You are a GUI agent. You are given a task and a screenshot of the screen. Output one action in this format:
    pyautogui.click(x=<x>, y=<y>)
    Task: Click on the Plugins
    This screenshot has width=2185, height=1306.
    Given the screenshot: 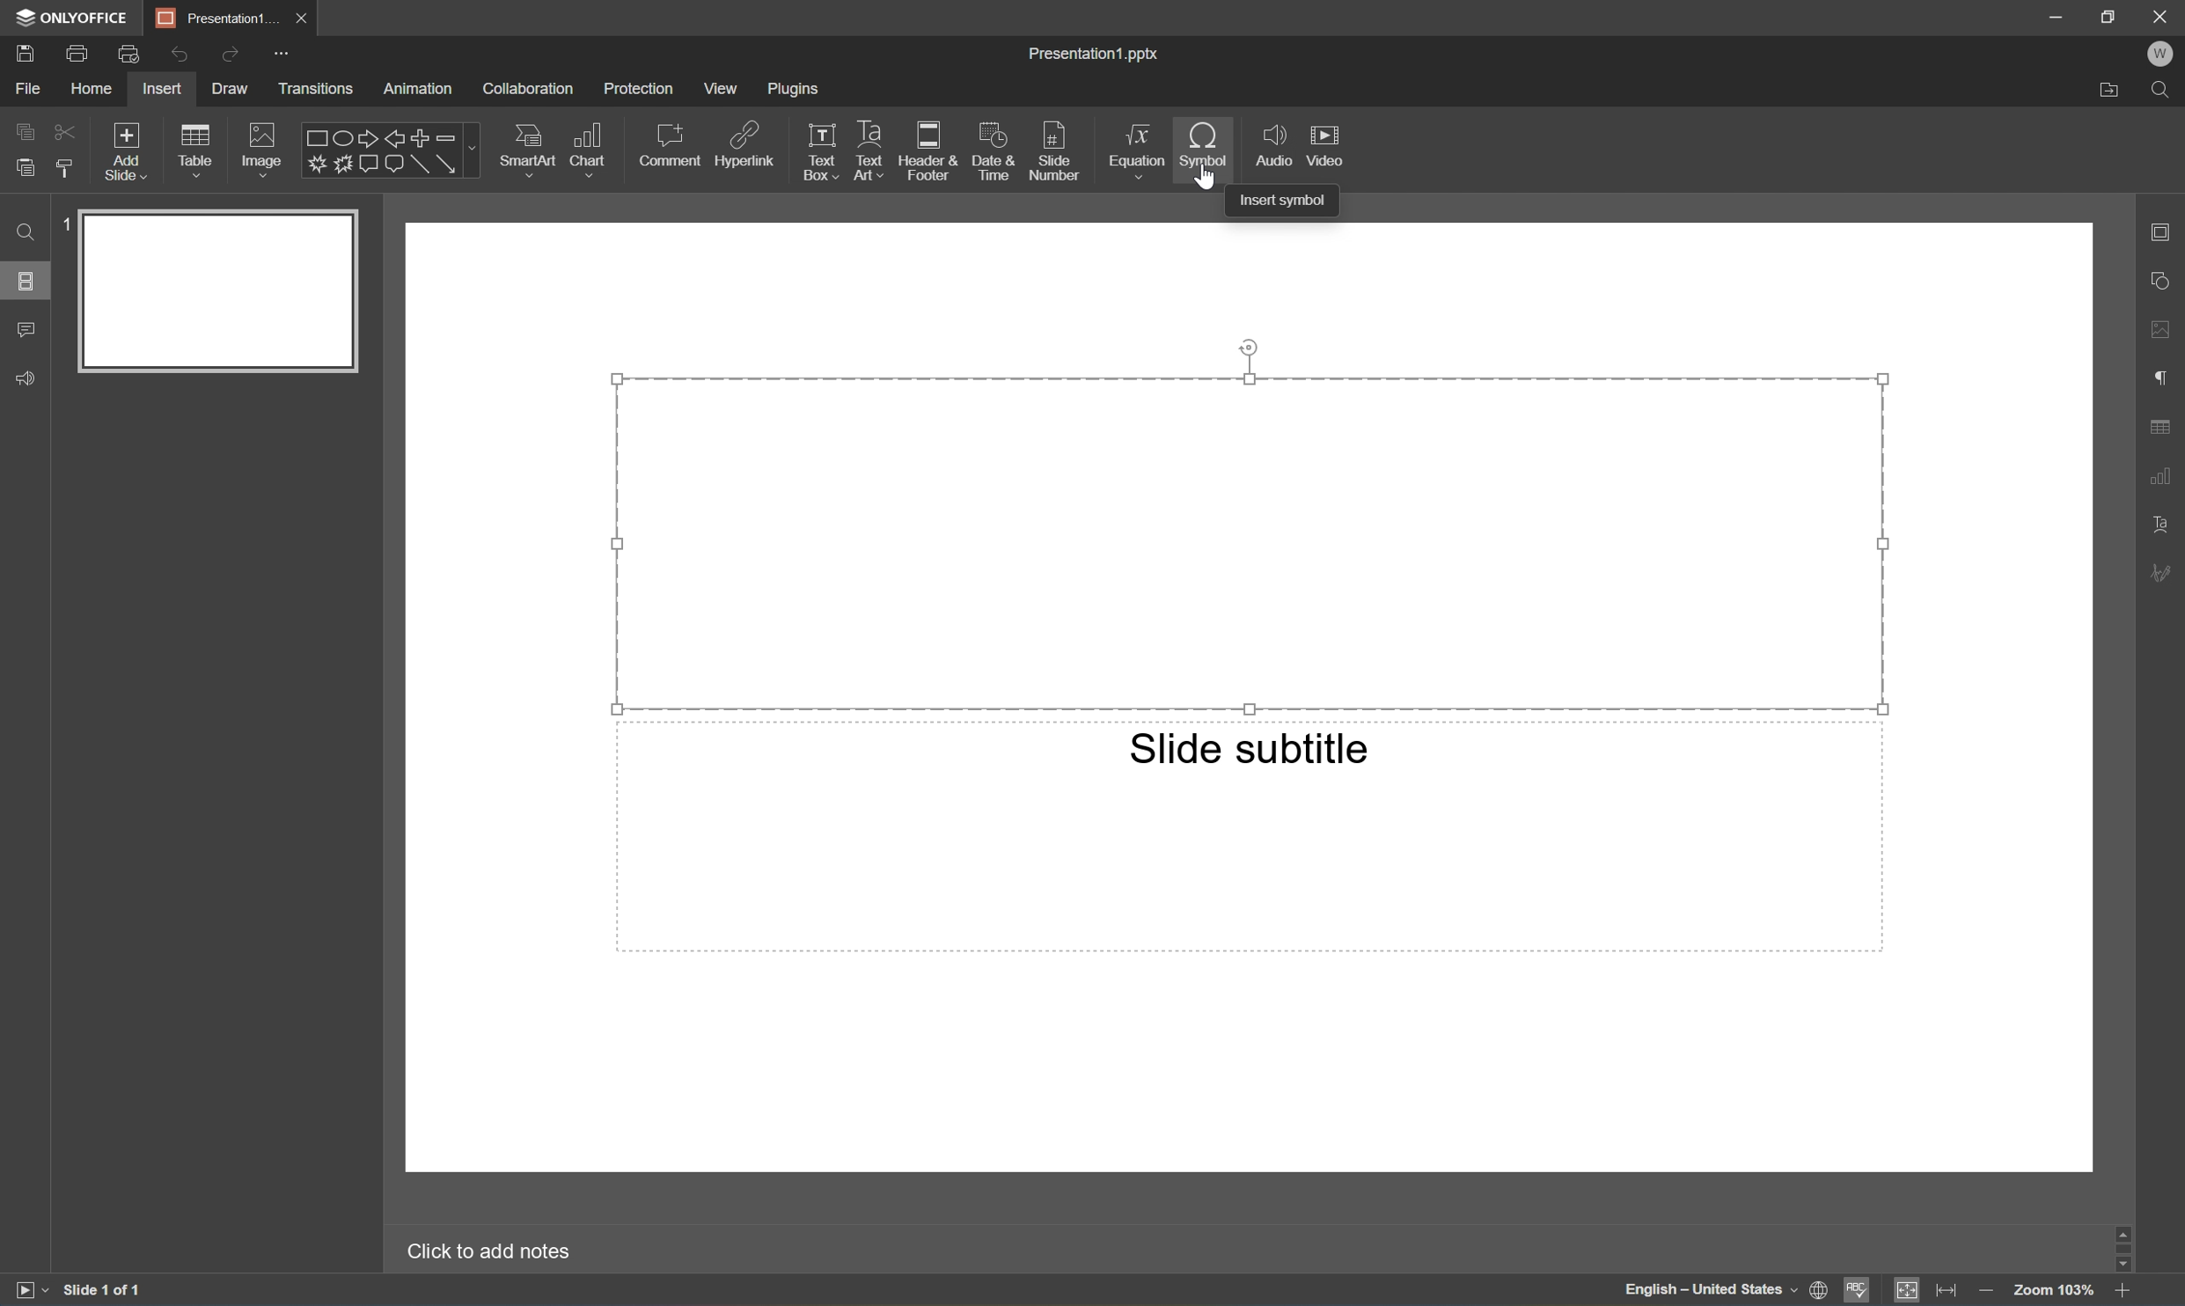 What is the action you would take?
    pyautogui.click(x=797, y=88)
    